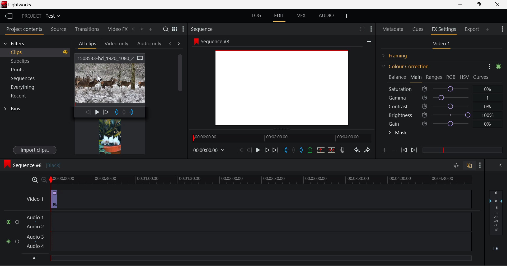 The height and width of the screenshot is (266, 507). Describe the element at coordinates (280, 17) in the screenshot. I see `EDIT Layout` at that location.